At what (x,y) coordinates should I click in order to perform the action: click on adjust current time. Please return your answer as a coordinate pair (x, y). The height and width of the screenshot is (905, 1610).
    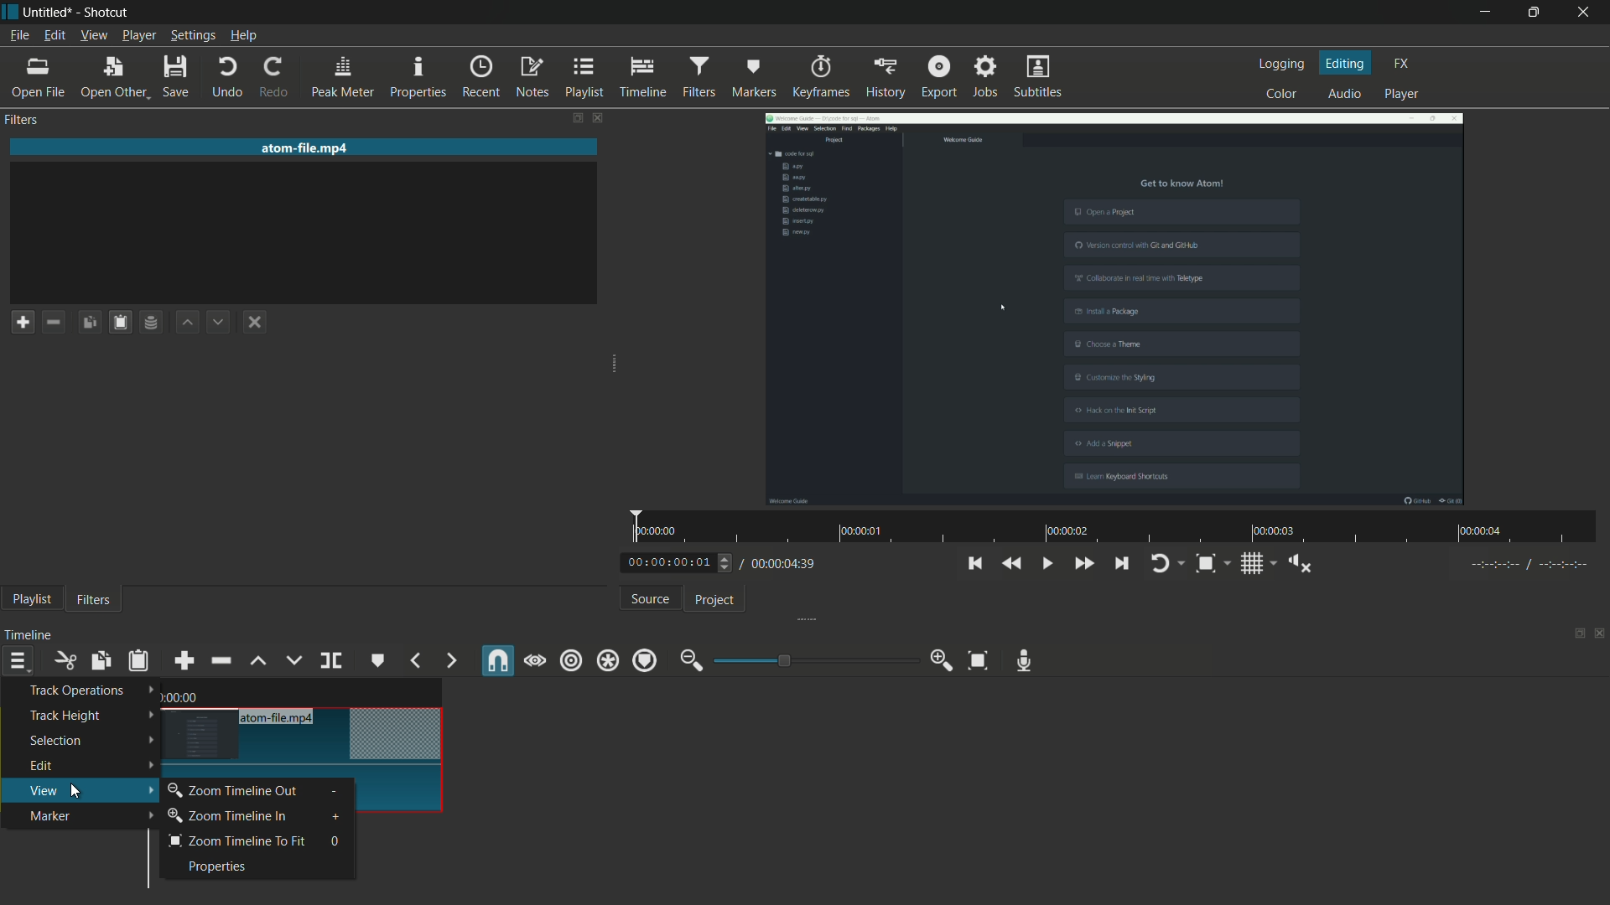
    Looking at the image, I should click on (680, 561).